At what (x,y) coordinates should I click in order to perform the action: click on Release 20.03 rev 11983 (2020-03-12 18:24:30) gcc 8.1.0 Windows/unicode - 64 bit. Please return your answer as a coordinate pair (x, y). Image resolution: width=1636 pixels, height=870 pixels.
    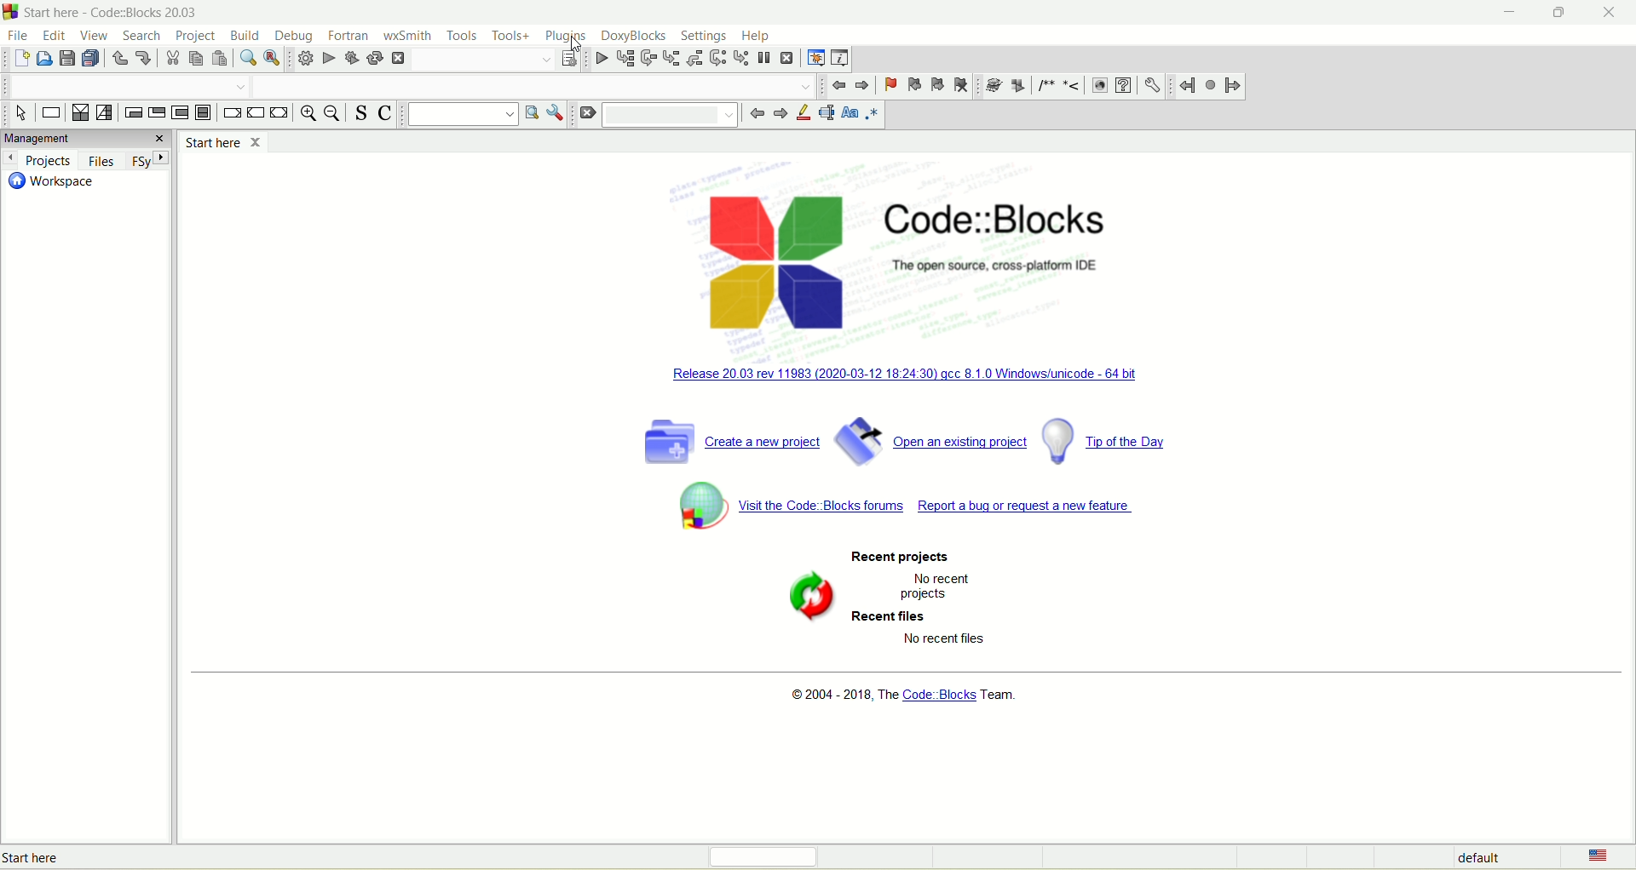
    Looking at the image, I should click on (905, 372).